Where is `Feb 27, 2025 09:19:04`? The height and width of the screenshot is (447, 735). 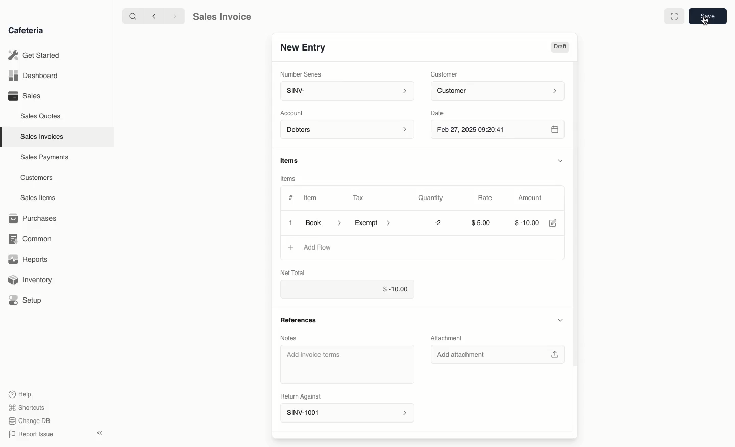 Feb 27, 2025 09:19:04 is located at coordinates (502, 130).